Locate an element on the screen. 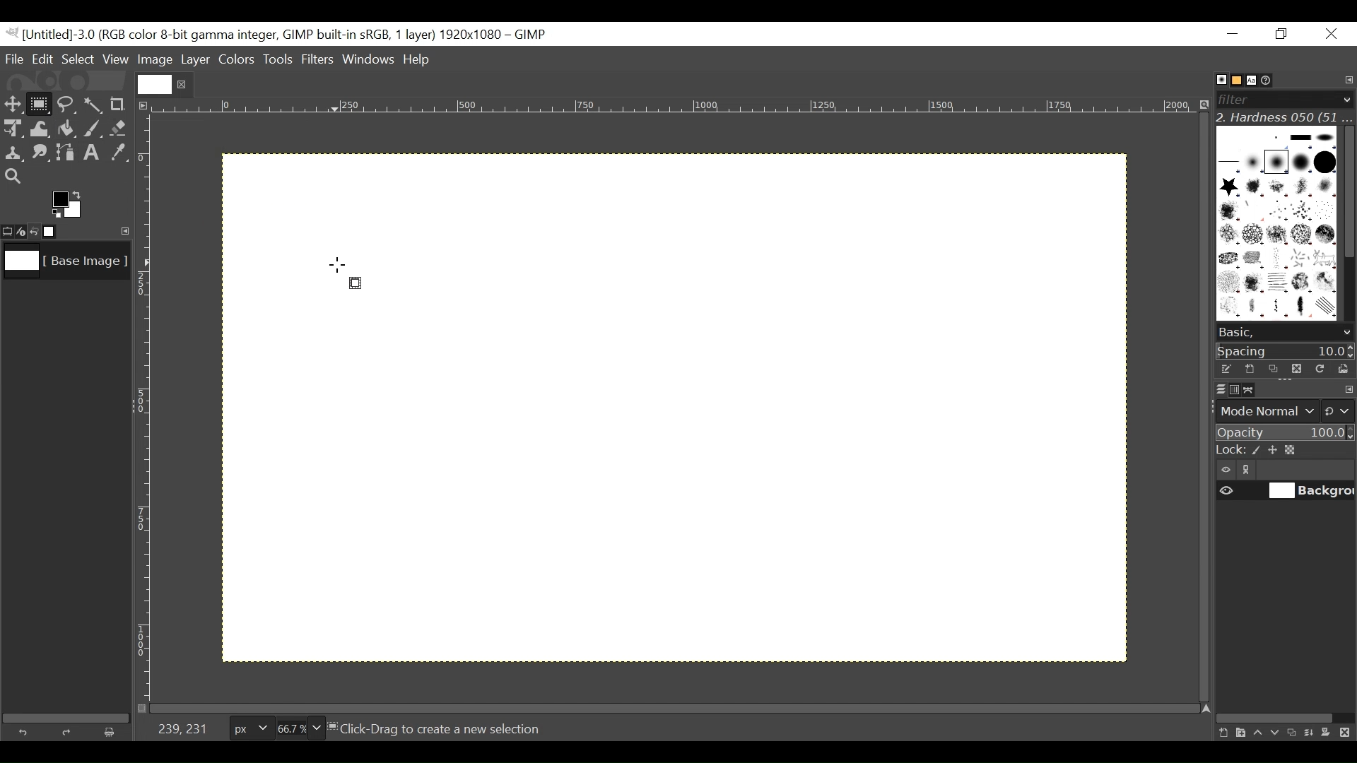 This screenshot has width=1357, height=763. Delete this layer is located at coordinates (1348, 733).